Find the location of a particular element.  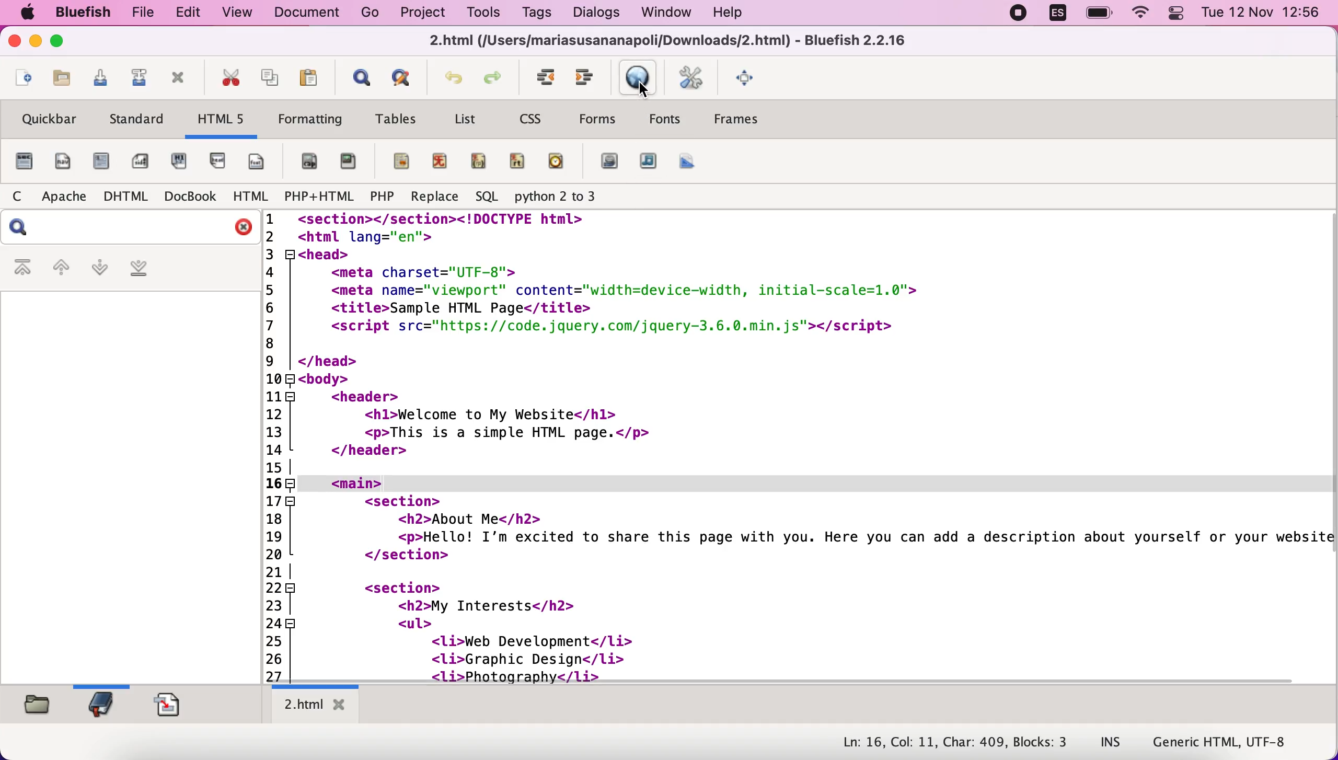

standard is located at coordinates (139, 122).